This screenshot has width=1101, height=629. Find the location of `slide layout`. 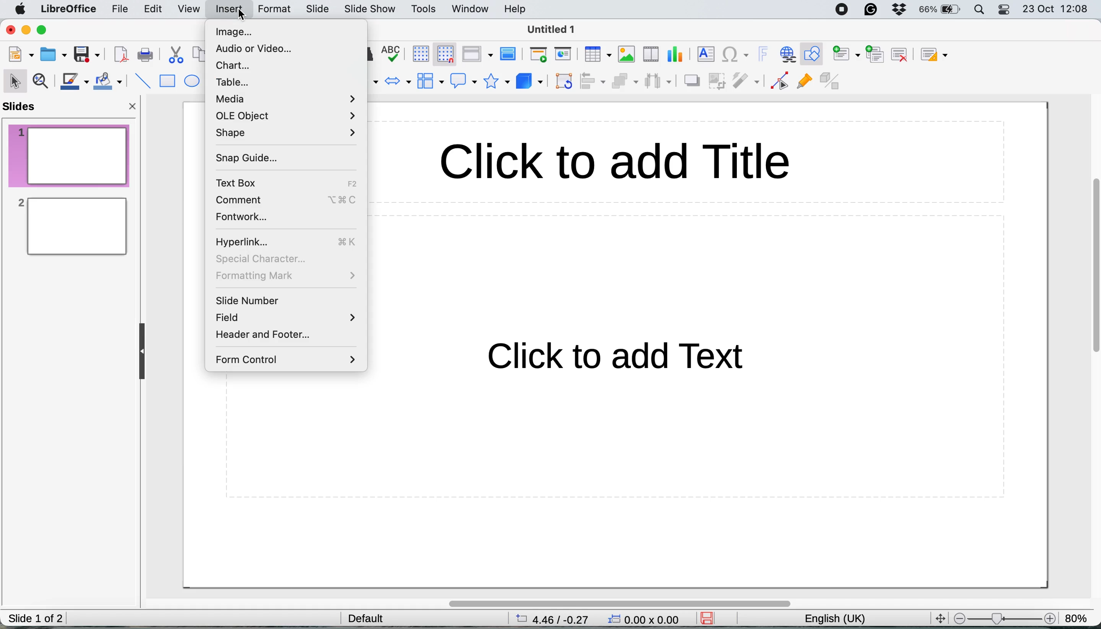

slide layout is located at coordinates (938, 55).